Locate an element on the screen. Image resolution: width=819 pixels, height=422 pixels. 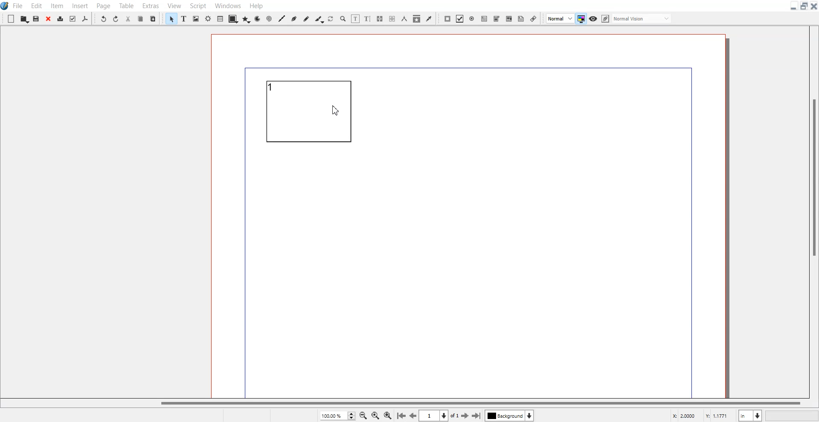
PDF Push Button is located at coordinates (447, 19).